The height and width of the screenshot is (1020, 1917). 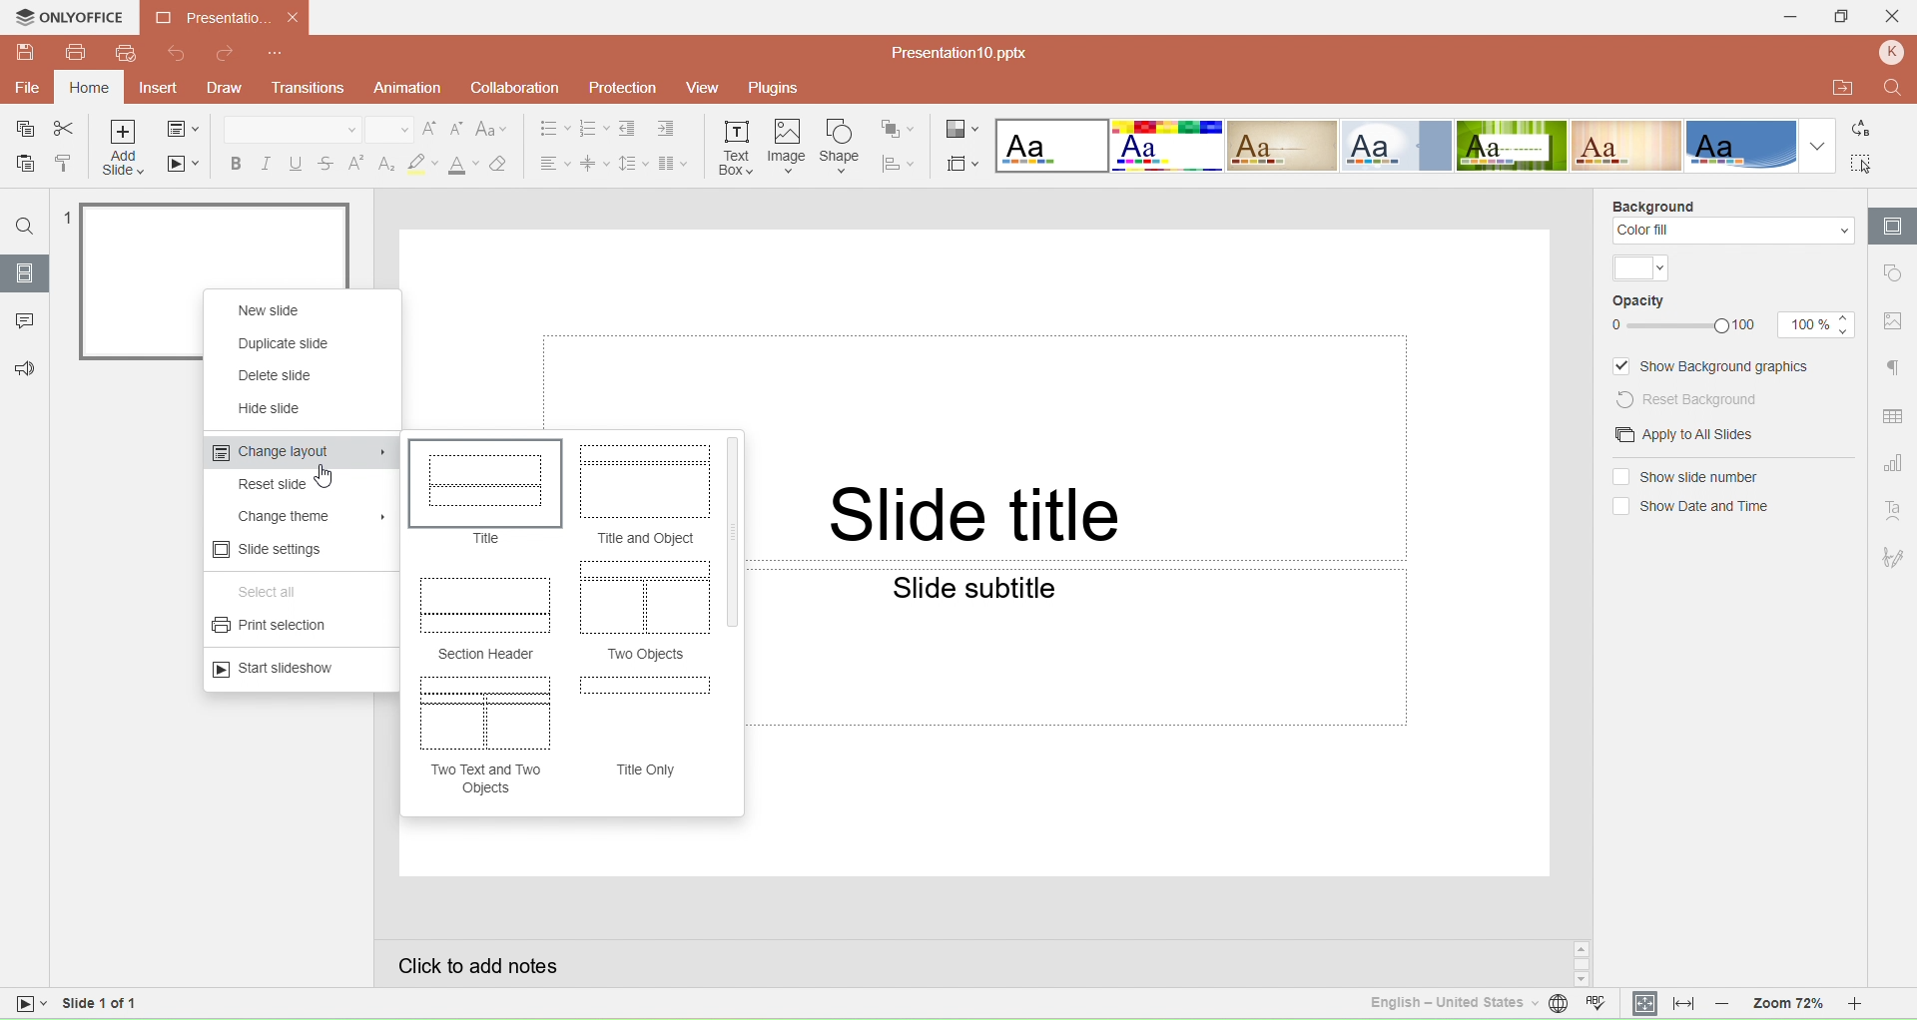 What do you see at coordinates (547, 129) in the screenshot?
I see `Bullets` at bounding box center [547, 129].